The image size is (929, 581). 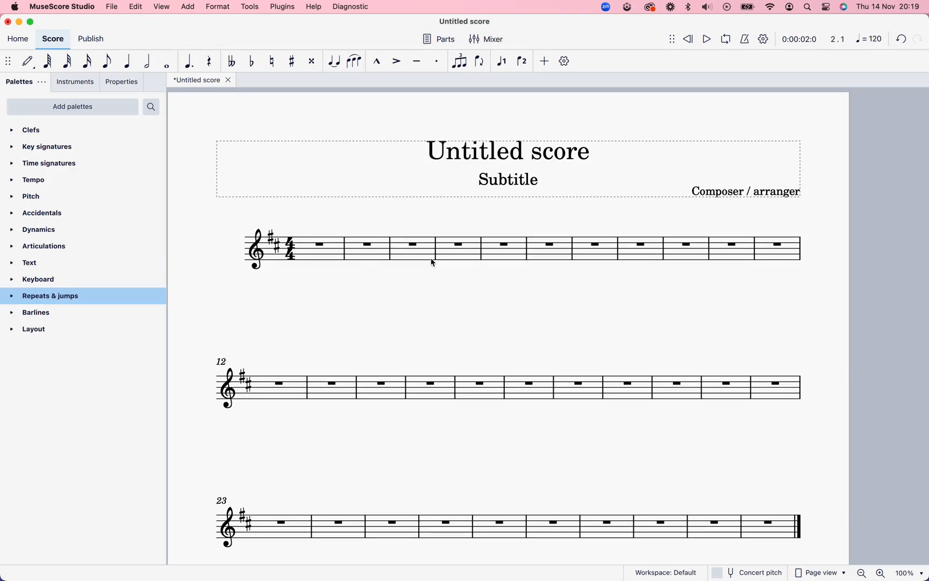 What do you see at coordinates (51, 297) in the screenshot?
I see `repeats & jumps` at bounding box center [51, 297].